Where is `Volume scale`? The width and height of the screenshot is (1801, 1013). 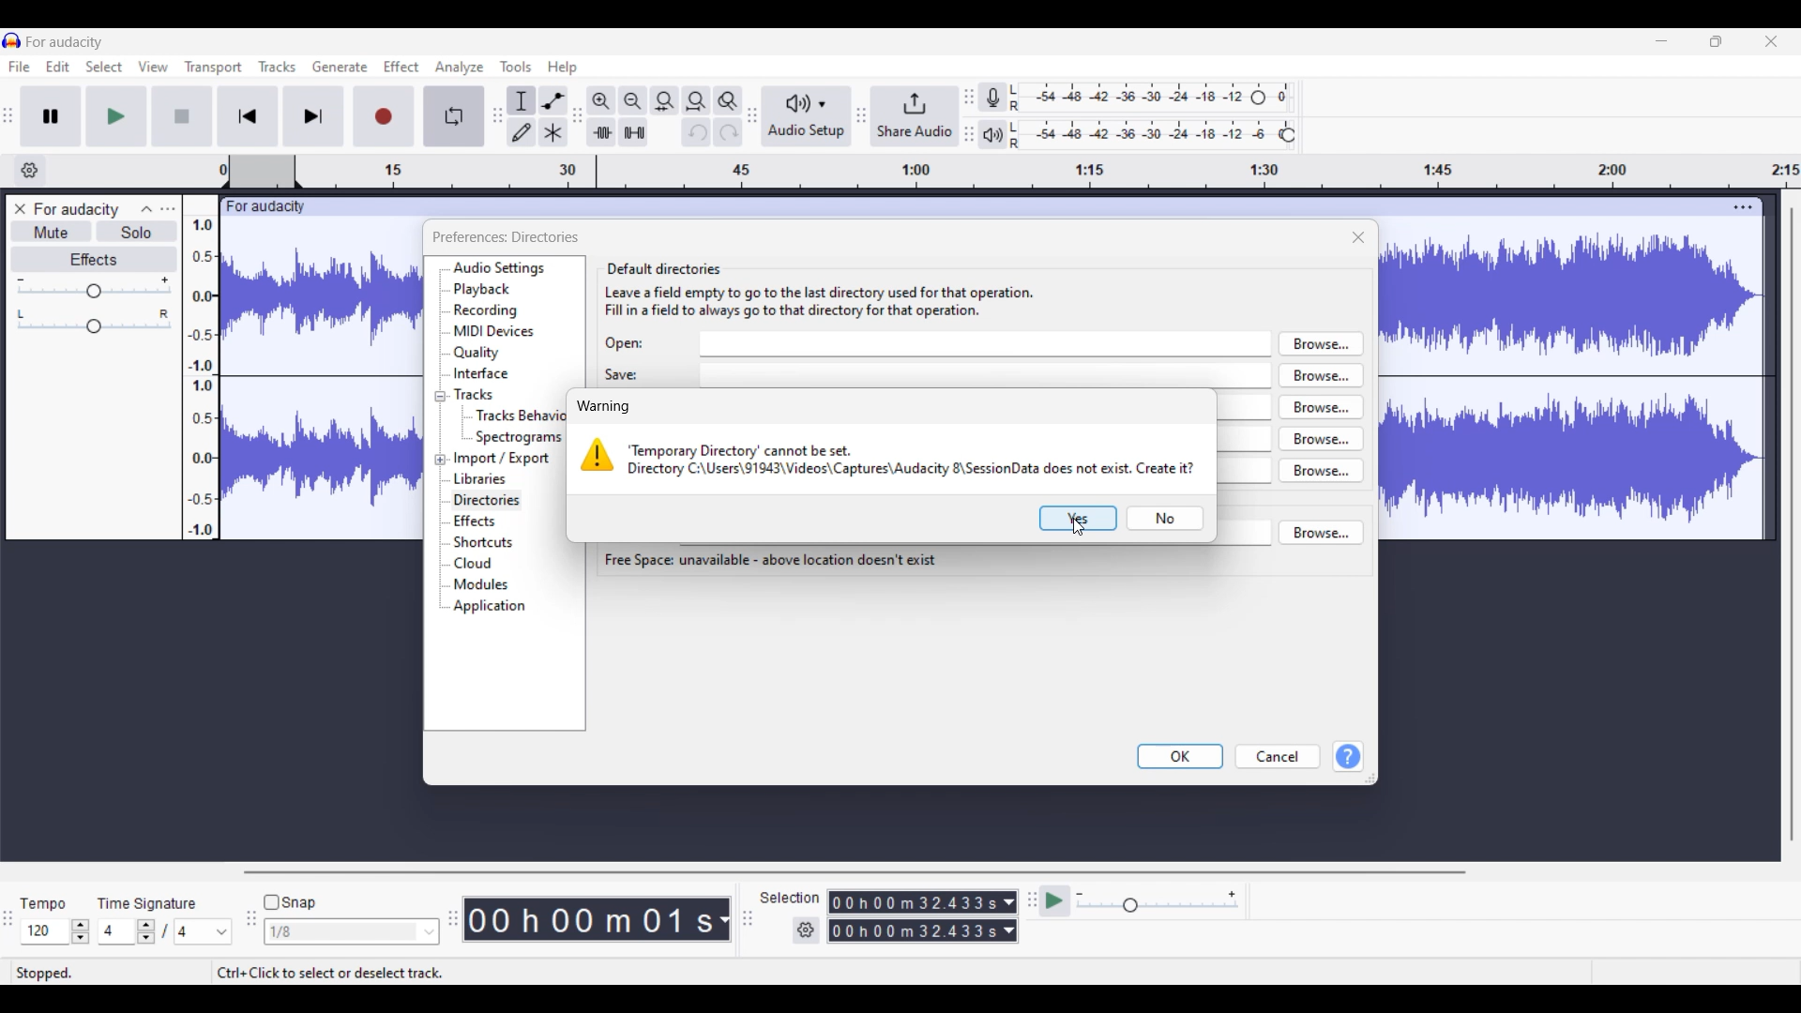
Volume scale is located at coordinates (94, 286).